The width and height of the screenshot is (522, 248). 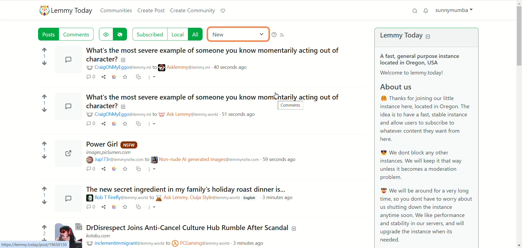 I want to click on Power Girl, so click(x=115, y=144).